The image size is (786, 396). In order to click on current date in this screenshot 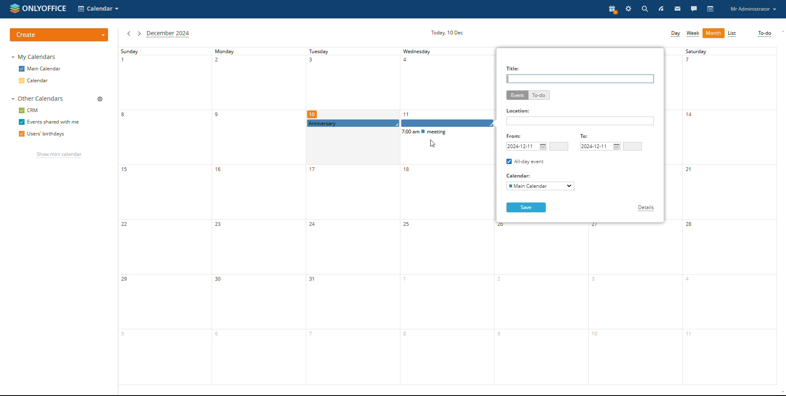, I will do `click(447, 33)`.